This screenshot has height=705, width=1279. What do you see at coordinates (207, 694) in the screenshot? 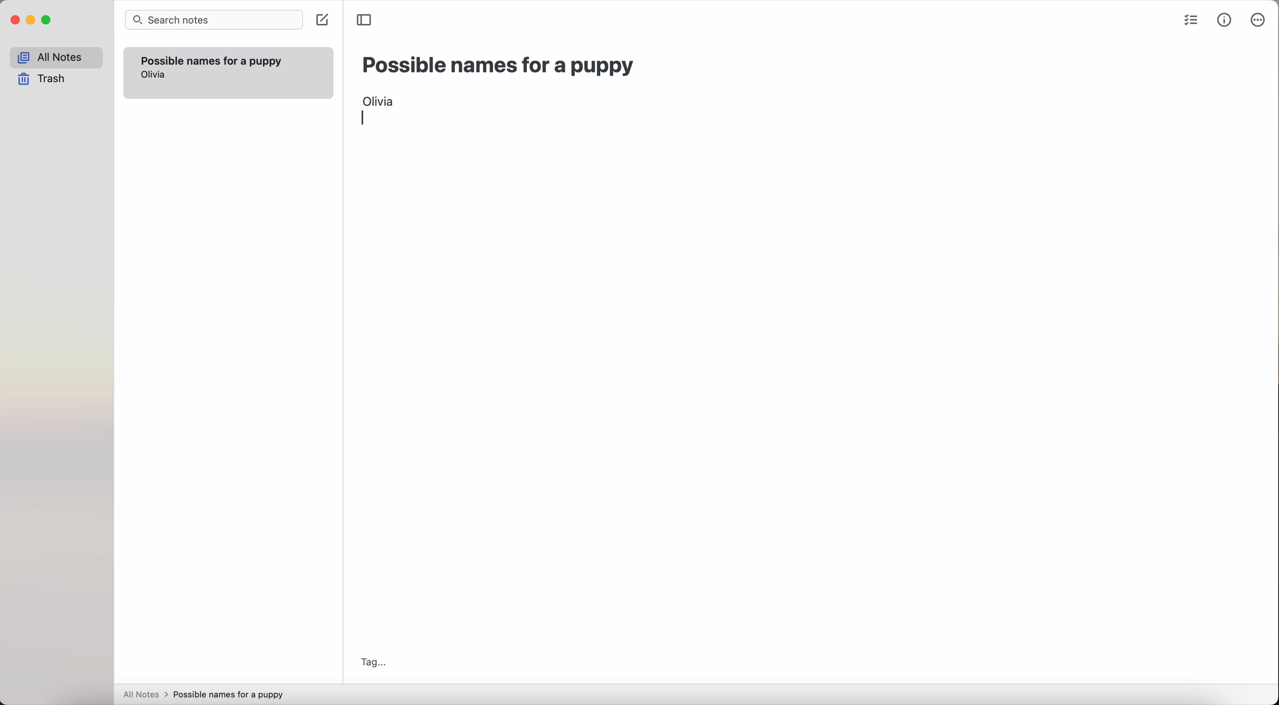
I see `all notes > possible names for a puppy` at bounding box center [207, 694].